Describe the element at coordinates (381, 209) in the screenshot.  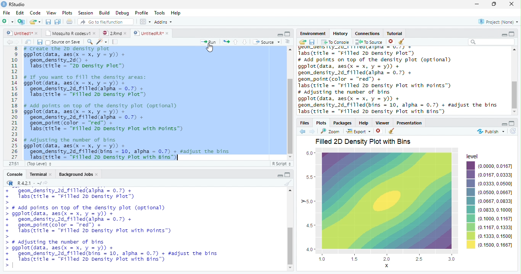
I see `Graph image` at that location.